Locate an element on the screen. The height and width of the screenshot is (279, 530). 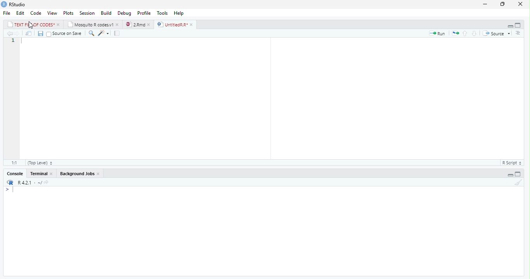
Line number is located at coordinates (11, 41).